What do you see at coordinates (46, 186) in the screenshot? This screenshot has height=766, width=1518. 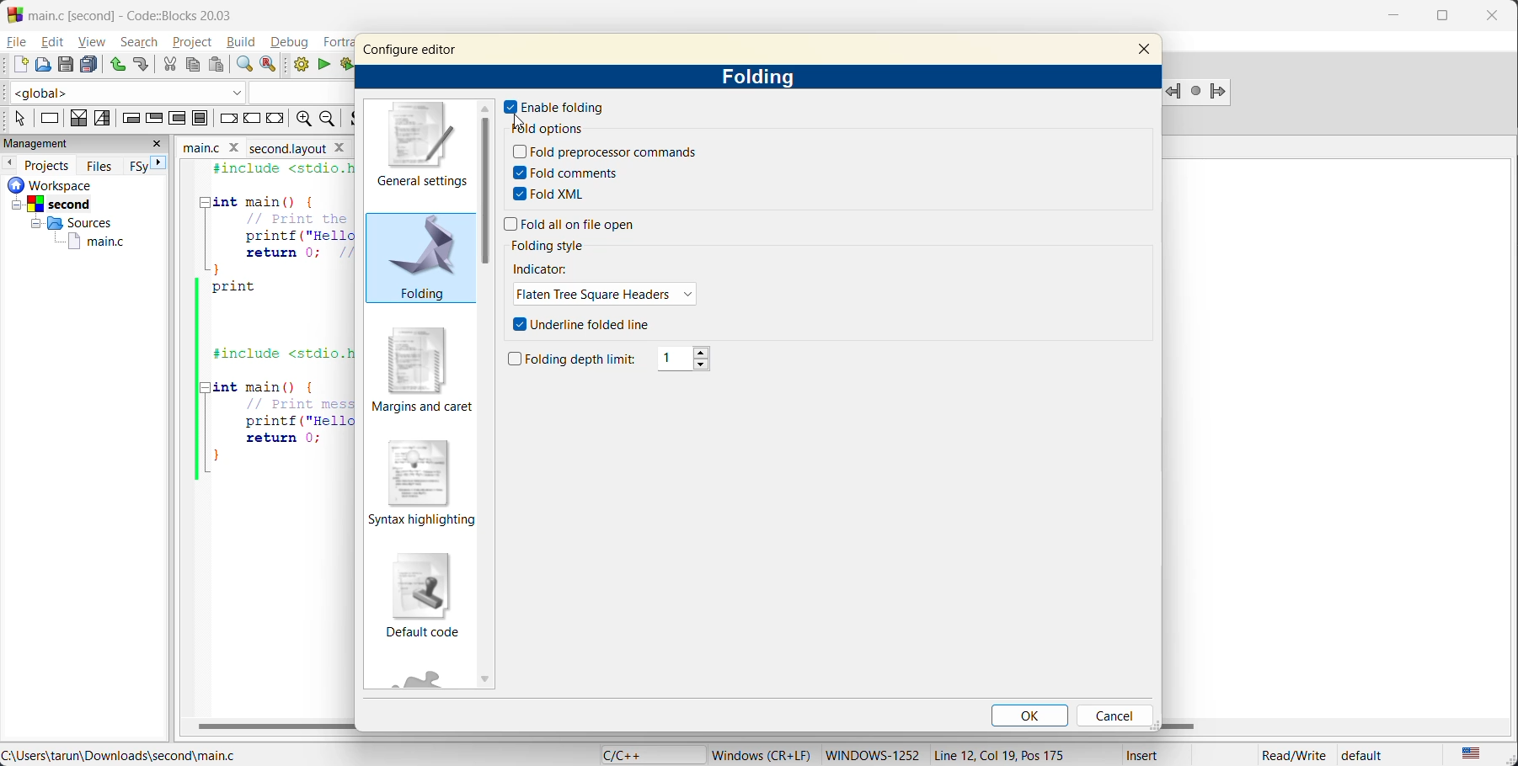 I see `workspace` at bounding box center [46, 186].